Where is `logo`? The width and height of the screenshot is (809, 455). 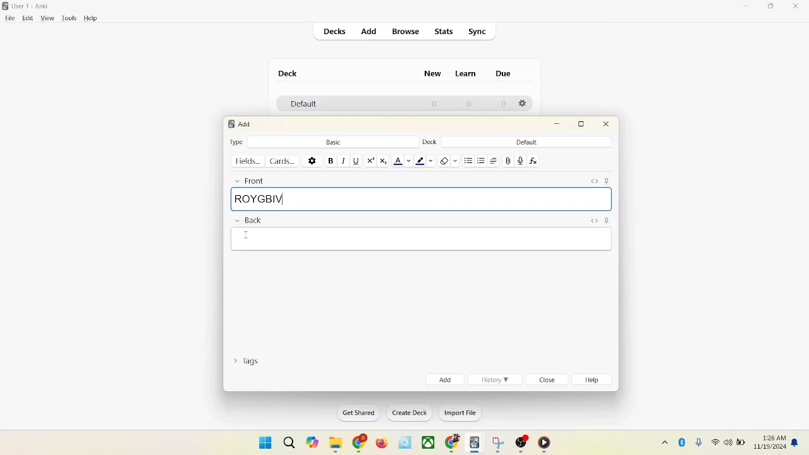 logo is located at coordinates (6, 6).